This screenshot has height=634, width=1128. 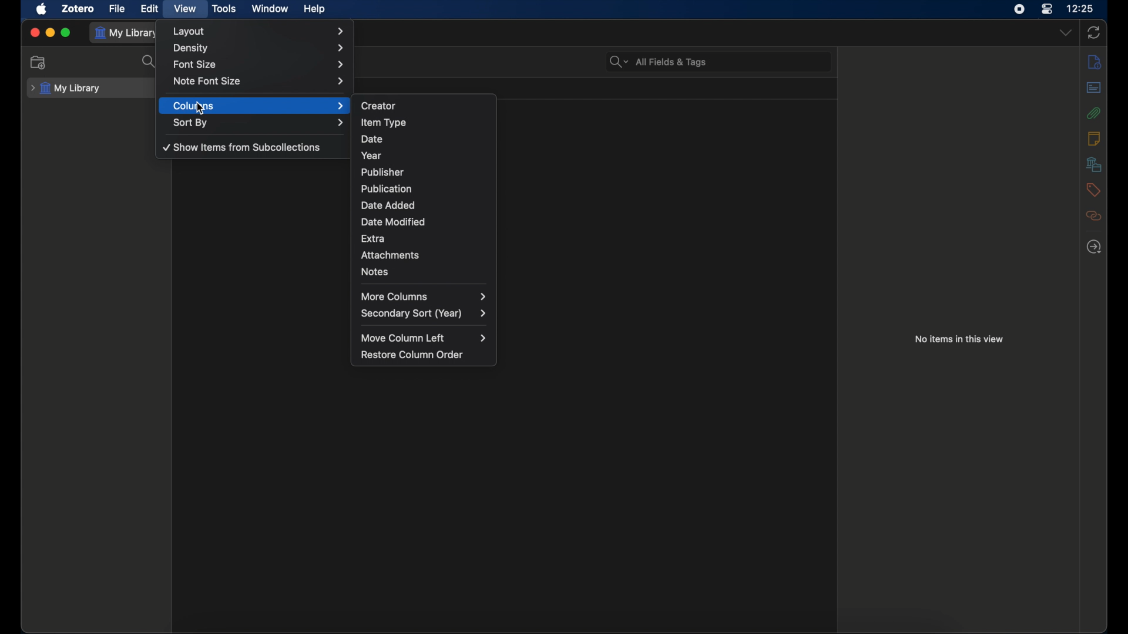 What do you see at coordinates (424, 338) in the screenshot?
I see `move column left` at bounding box center [424, 338].